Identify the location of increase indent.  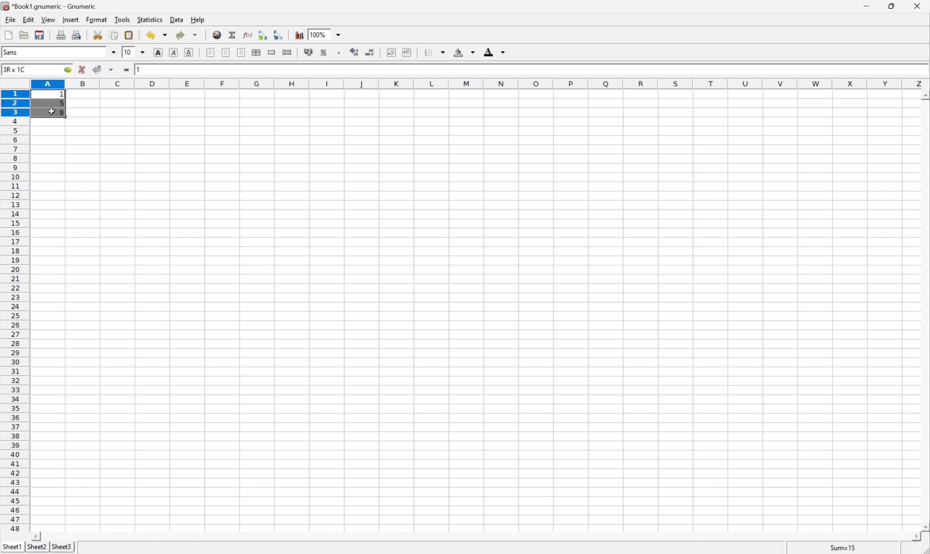
(407, 52).